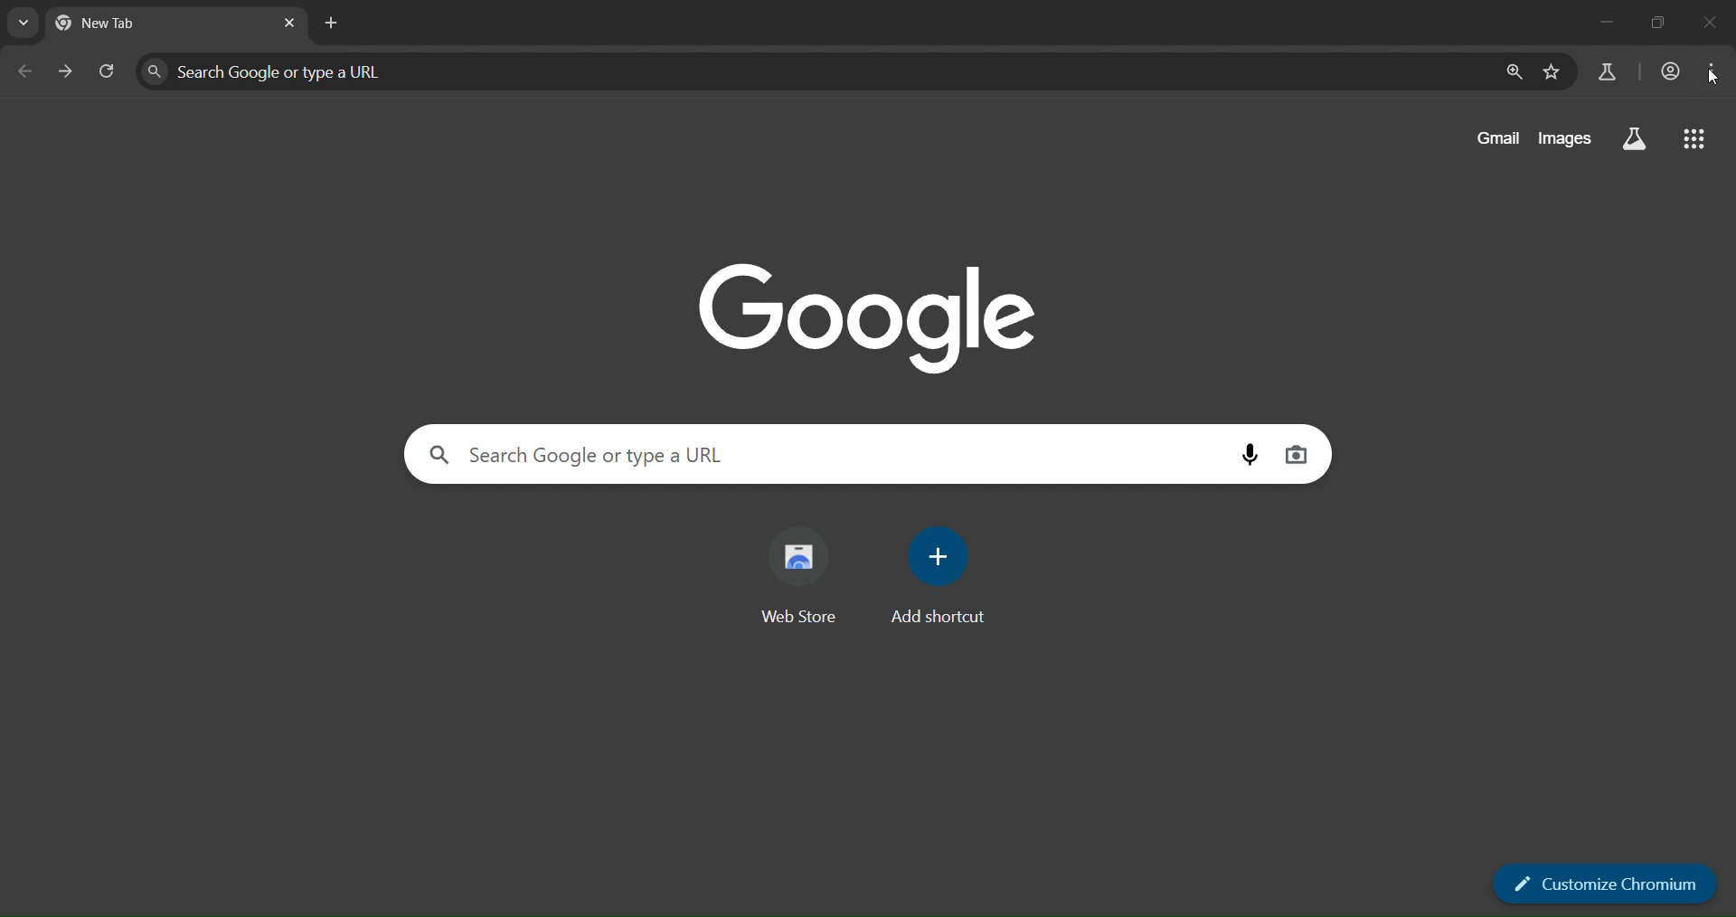  I want to click on images, so click(1564, 141).